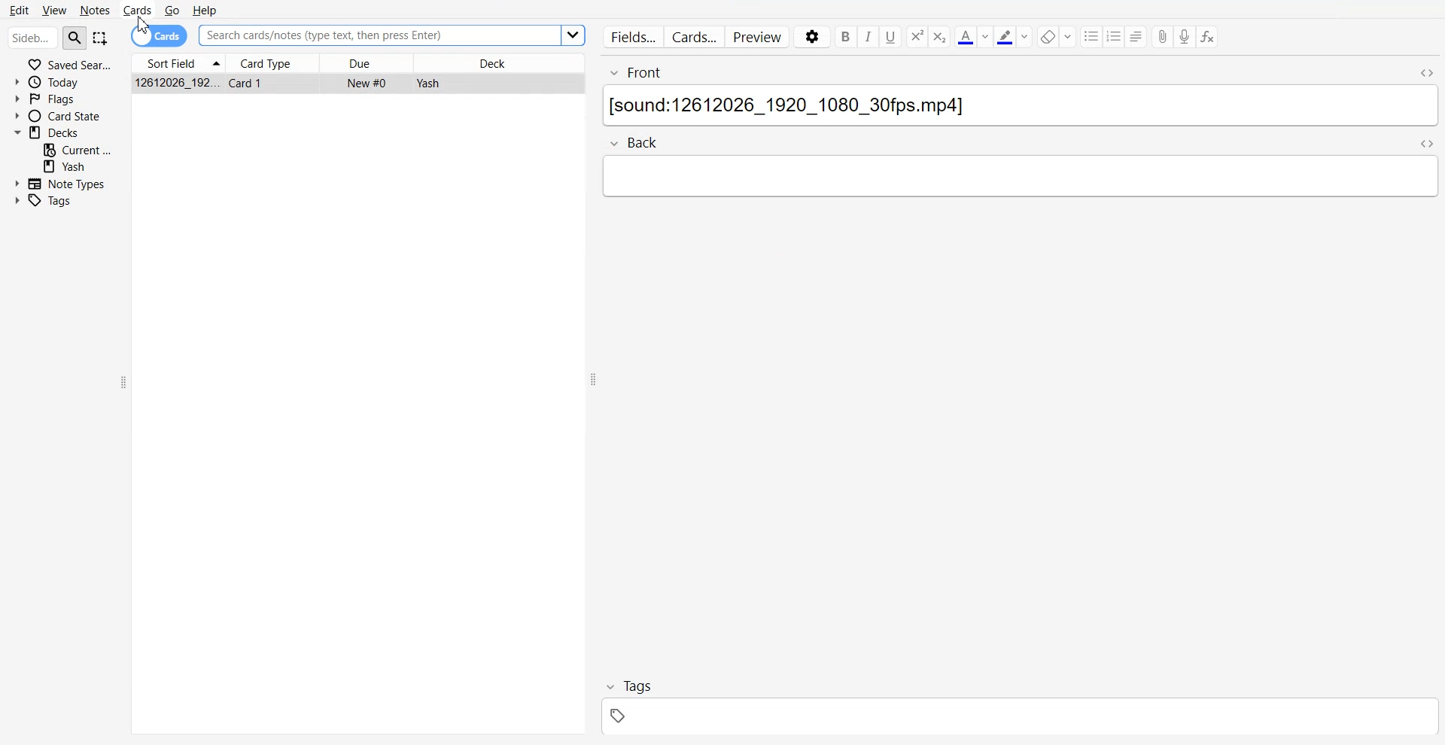 The image size is (1445, 745). Describe the element at coordinates (367, 62) in the screenshot. I see `Due` at that location.